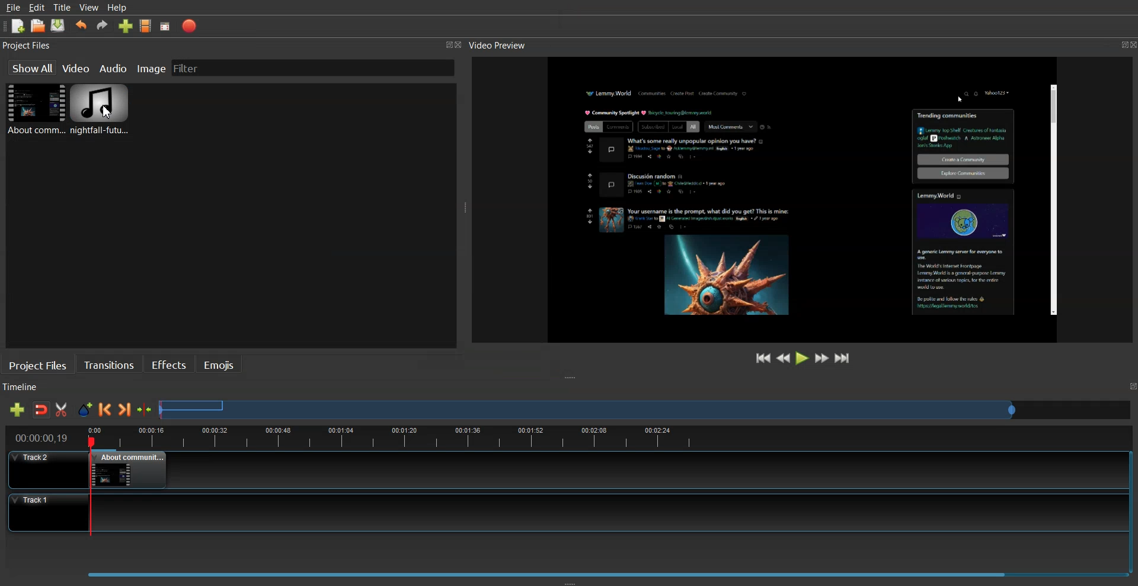  Describe the element at coordinates (34, 109) in the screenshot. I see `Video File` at that location.